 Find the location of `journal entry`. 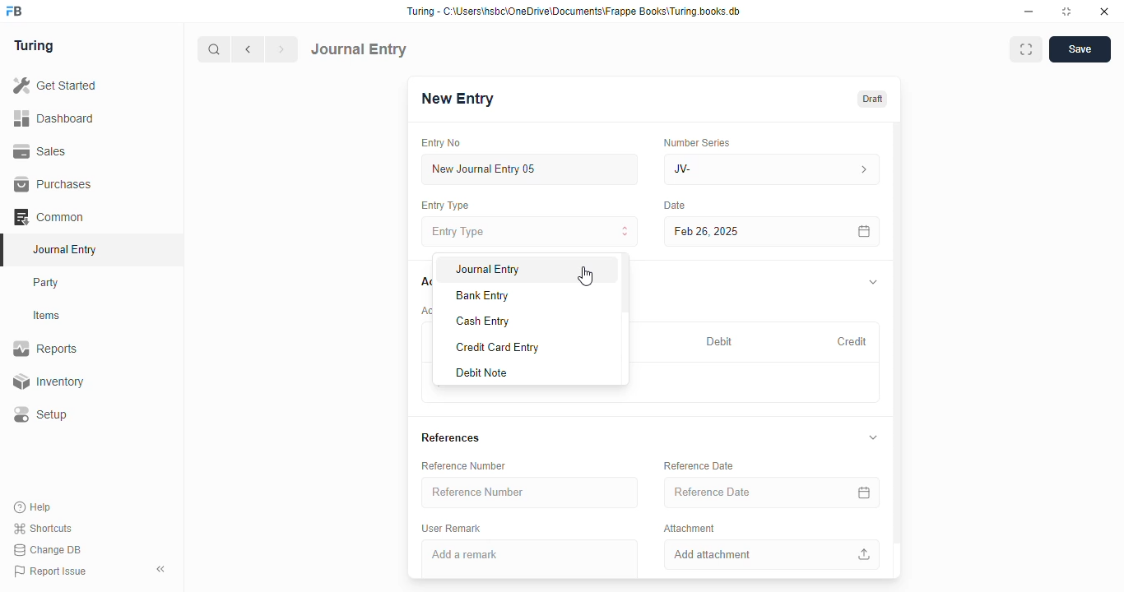

journal entry is located at coordinates (488, 271).